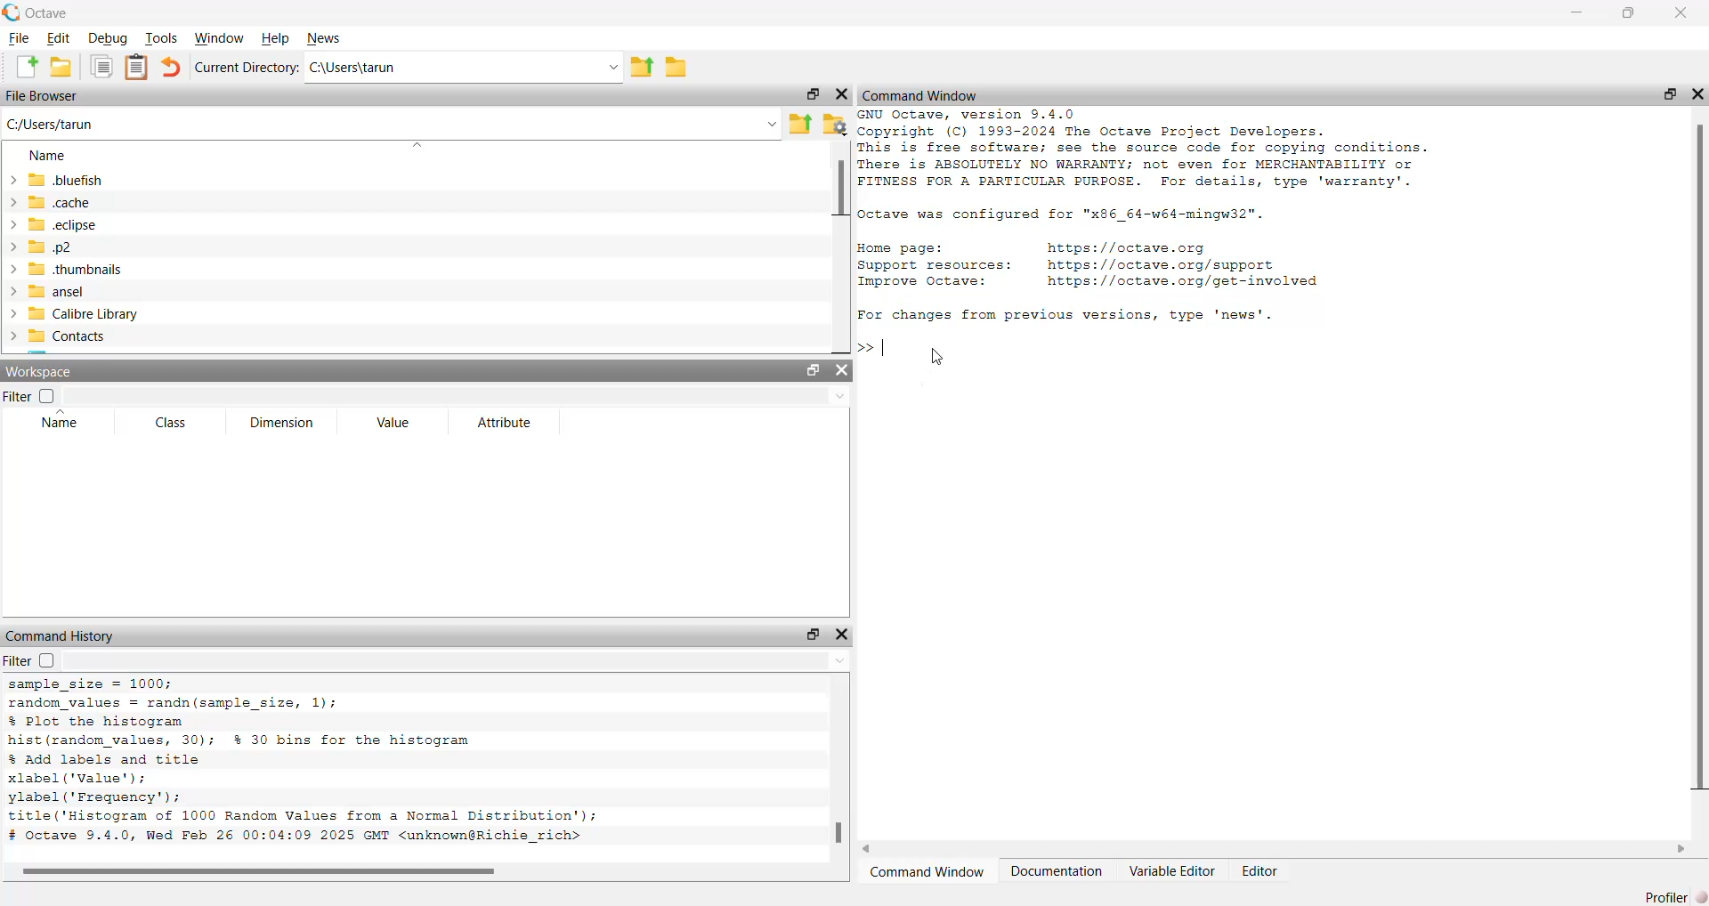  I want to click on scroll bar, so click(839, 832).